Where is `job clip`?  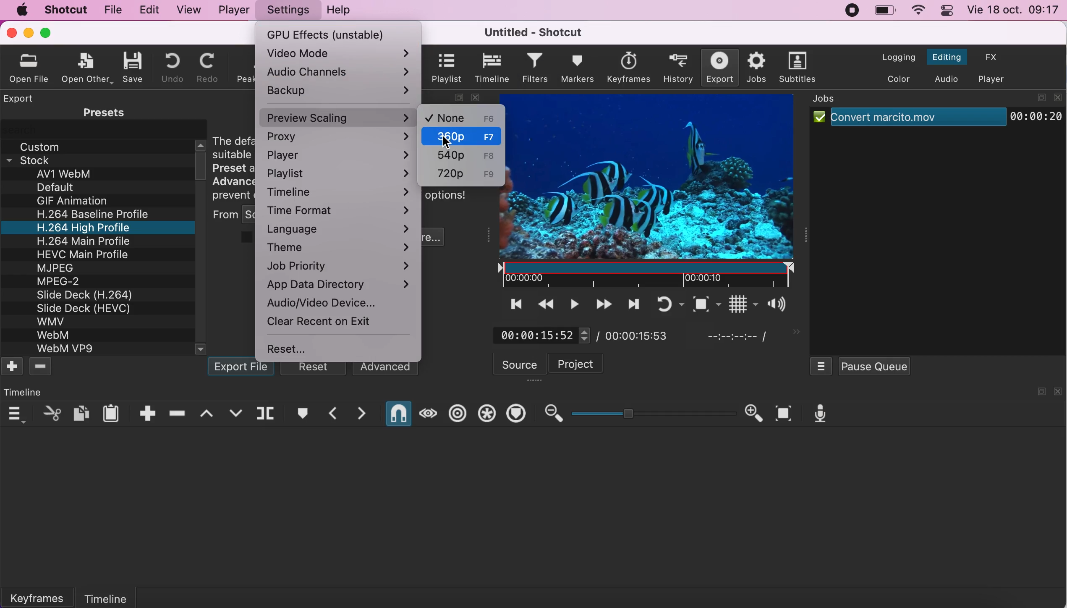
job clip is located at coordinates (937, 121).